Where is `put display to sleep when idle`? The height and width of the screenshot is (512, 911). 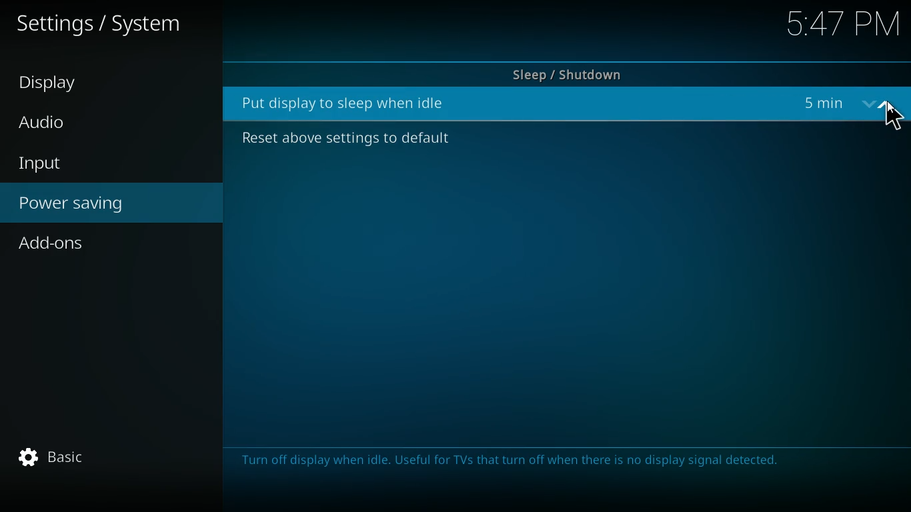
put display to sleep when idle is located at coordinates (349, 103).